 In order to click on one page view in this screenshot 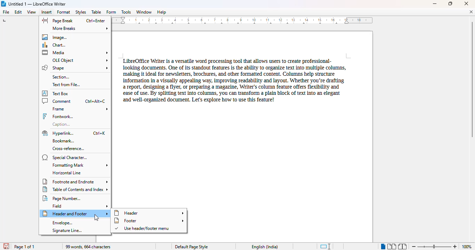, I will do `click(381, 246)`.